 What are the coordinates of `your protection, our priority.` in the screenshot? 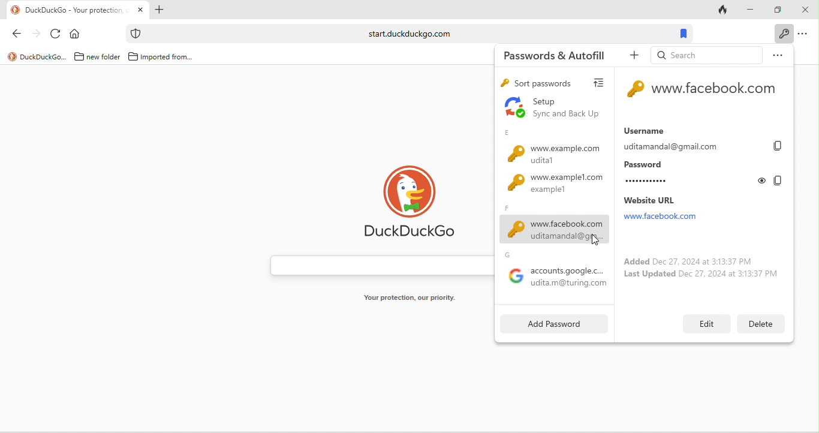 It's located at (415, 298).